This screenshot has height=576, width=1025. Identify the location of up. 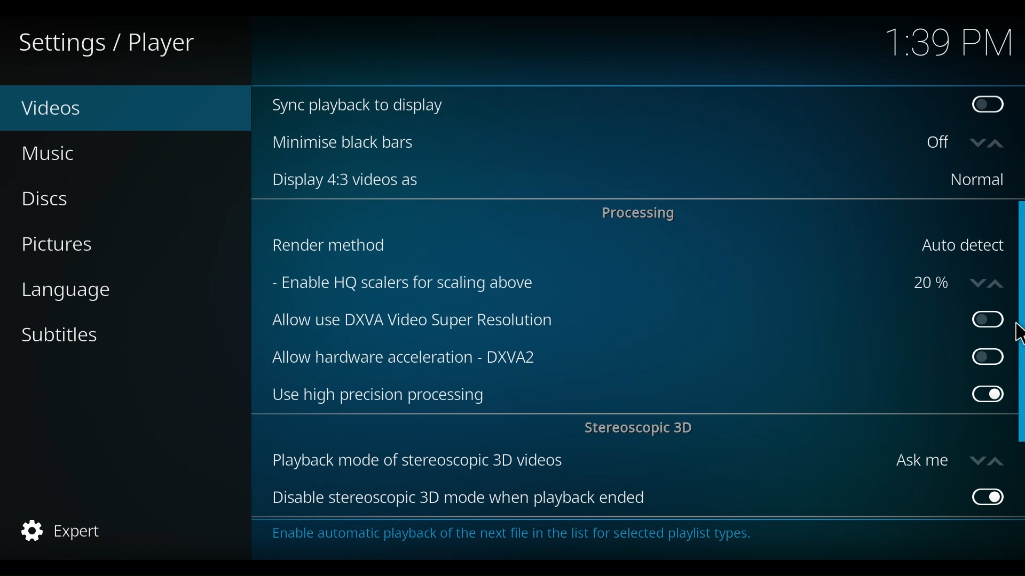
(998, 282).